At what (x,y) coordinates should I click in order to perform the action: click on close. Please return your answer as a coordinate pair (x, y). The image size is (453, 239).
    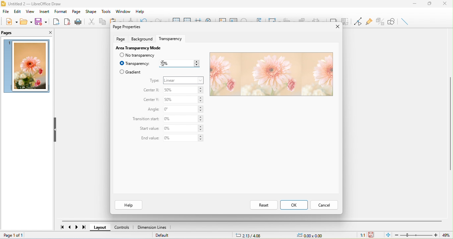
    Looking at the image, I should click on (335, 27).